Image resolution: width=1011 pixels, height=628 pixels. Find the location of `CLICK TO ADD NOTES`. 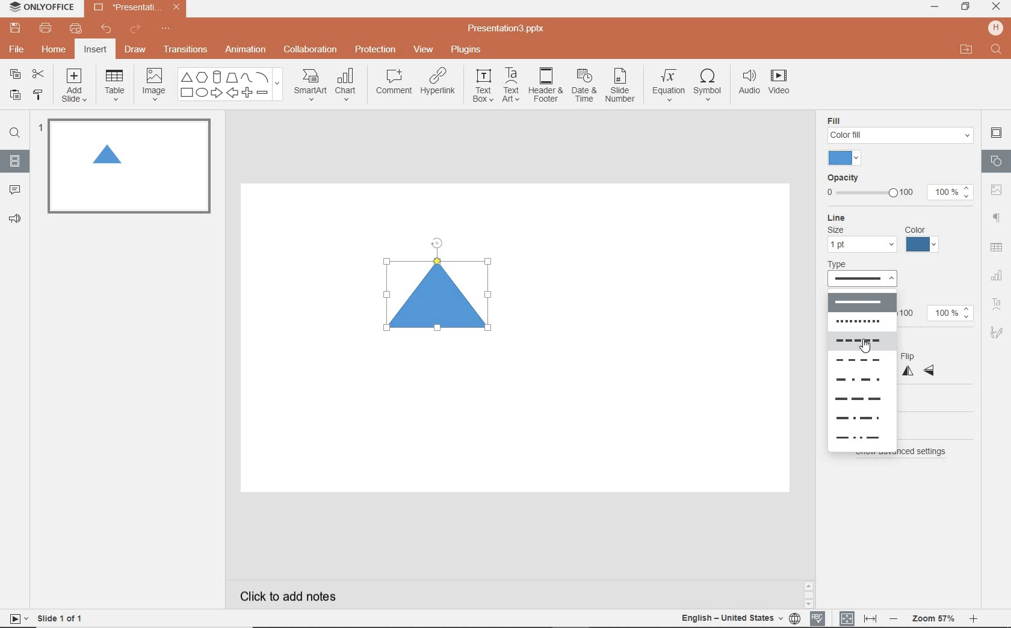

CLICK TO ADD NOTES is located at coordinates (299, 596).